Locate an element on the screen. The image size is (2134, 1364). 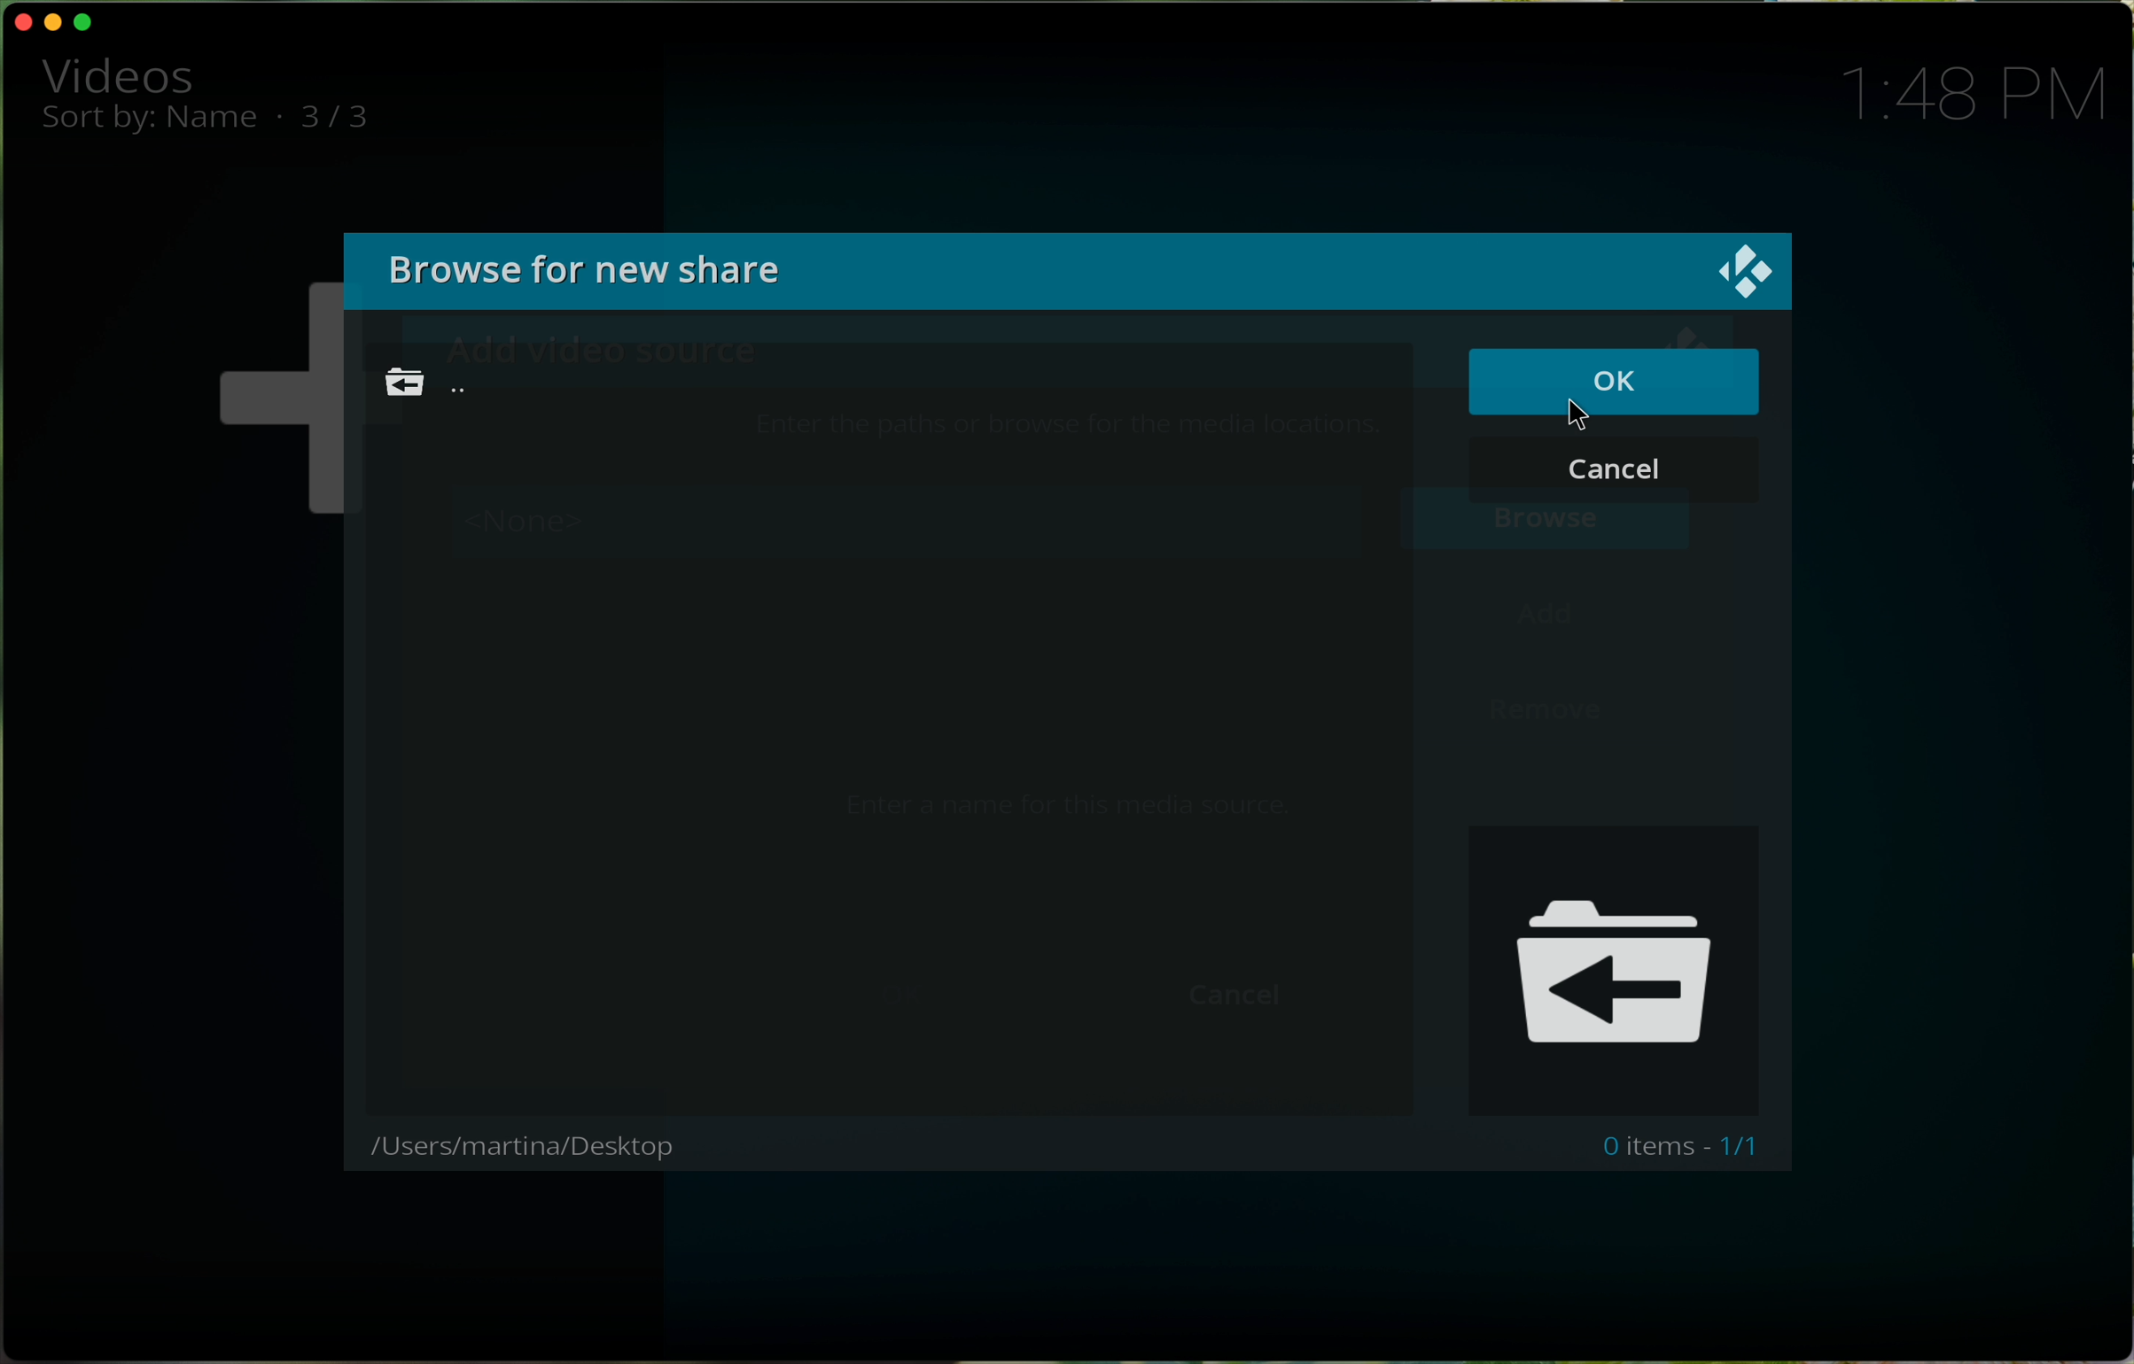
1:48 PM is located at coordinates (1986, 91).